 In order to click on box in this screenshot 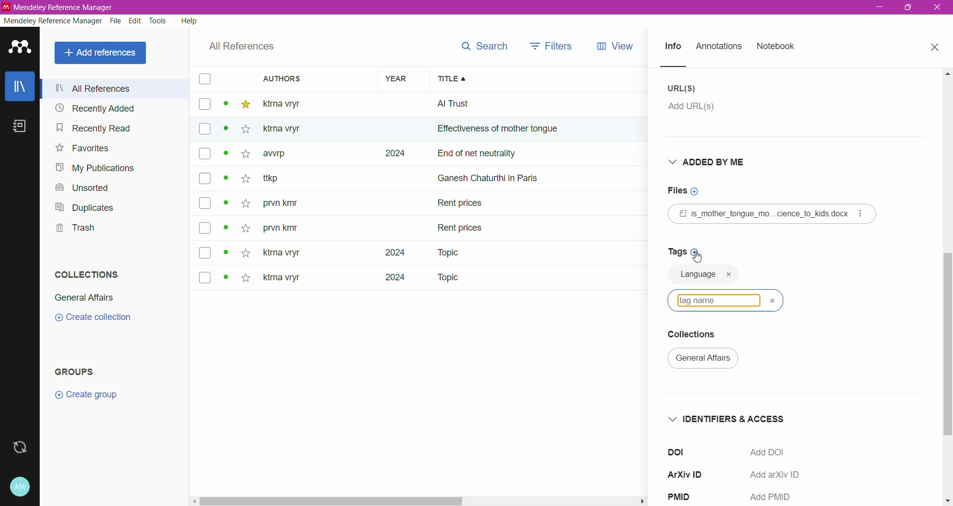, I will do `click(205, 203)`.